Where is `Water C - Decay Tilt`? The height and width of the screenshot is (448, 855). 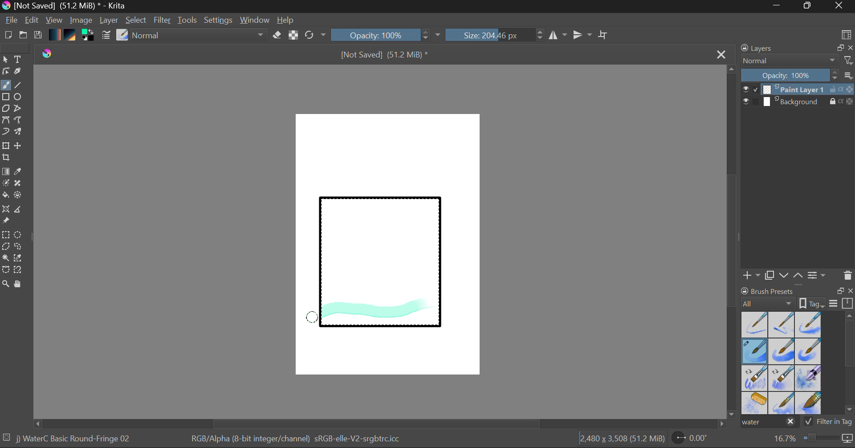 Water C - Decay Tilt is located at coordinates (782, 377).